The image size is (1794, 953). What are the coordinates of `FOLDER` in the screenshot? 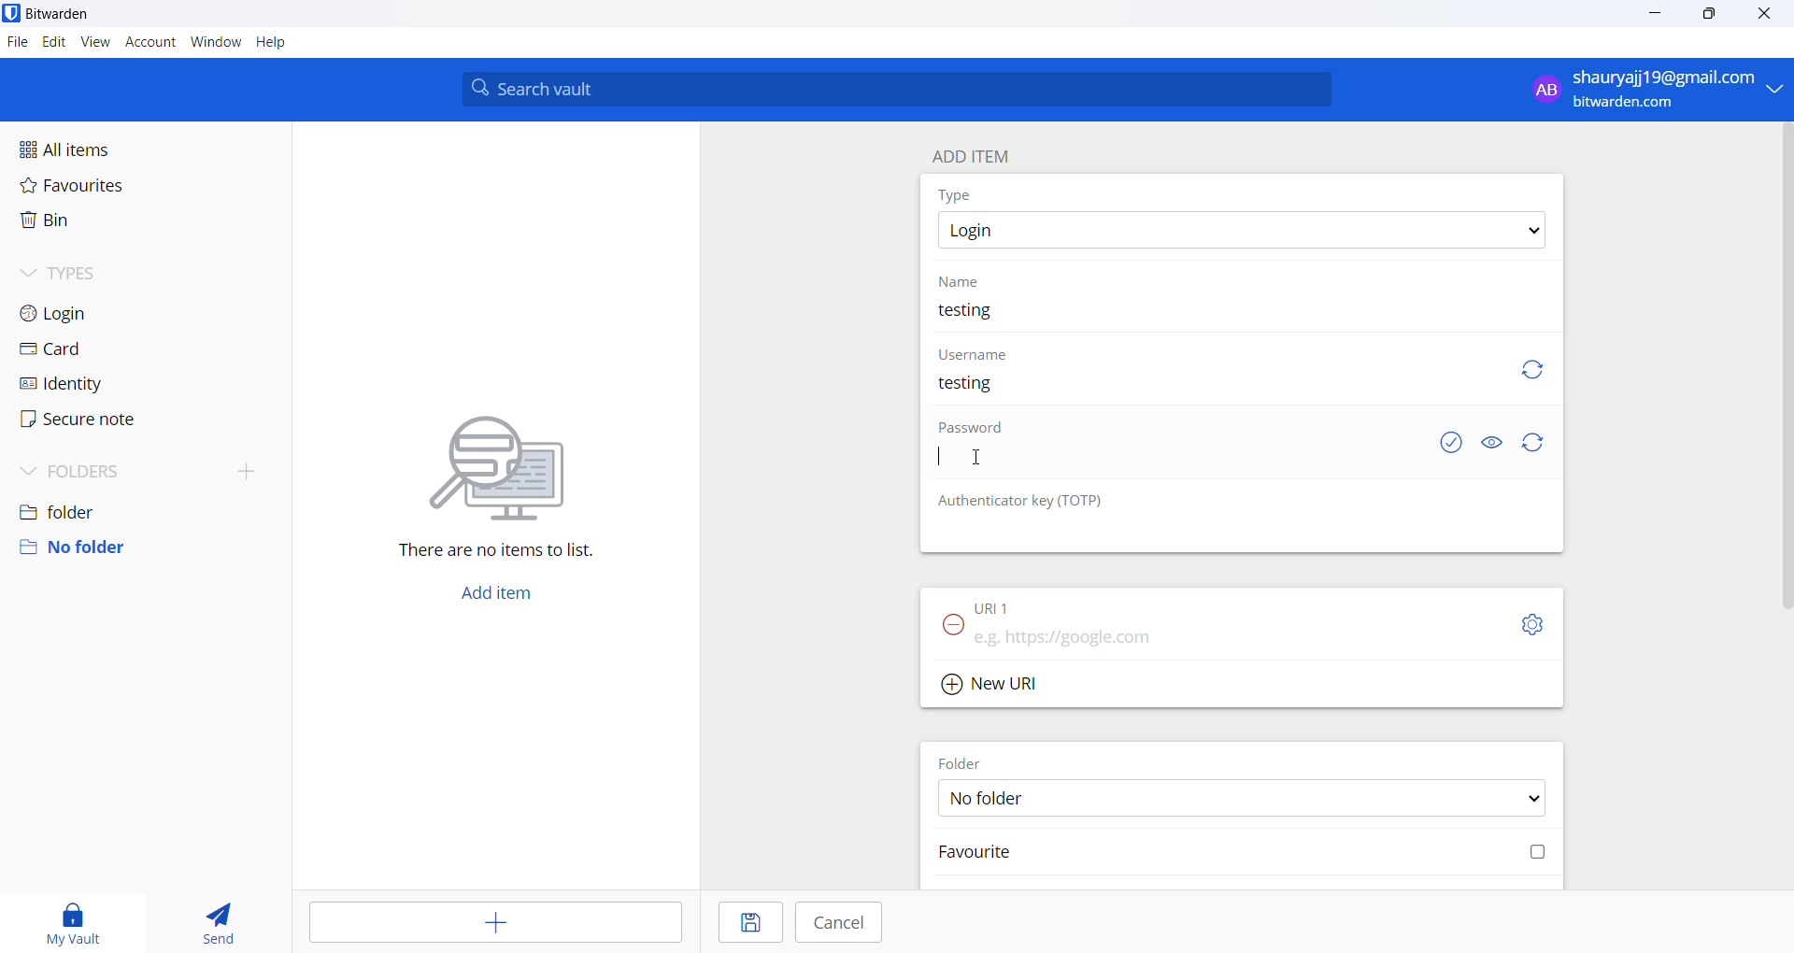 It's located at (965, 761).